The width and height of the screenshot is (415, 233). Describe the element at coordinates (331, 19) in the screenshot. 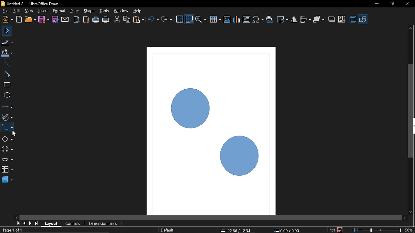

I see `Shadow` at that location.